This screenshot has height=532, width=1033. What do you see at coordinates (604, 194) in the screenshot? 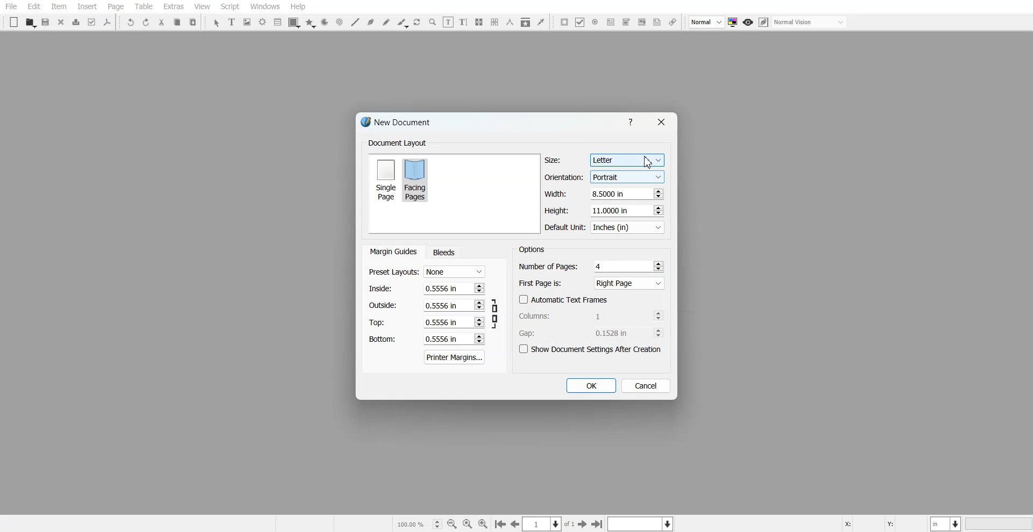
I see `Width adjuster` at bounding box center [604, 194].